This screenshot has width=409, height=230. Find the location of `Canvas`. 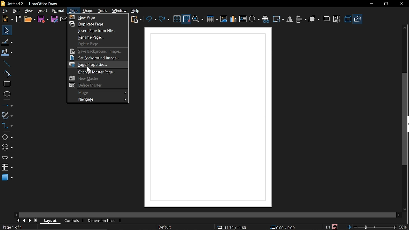

Canvas is located at coordinates (208, 118).